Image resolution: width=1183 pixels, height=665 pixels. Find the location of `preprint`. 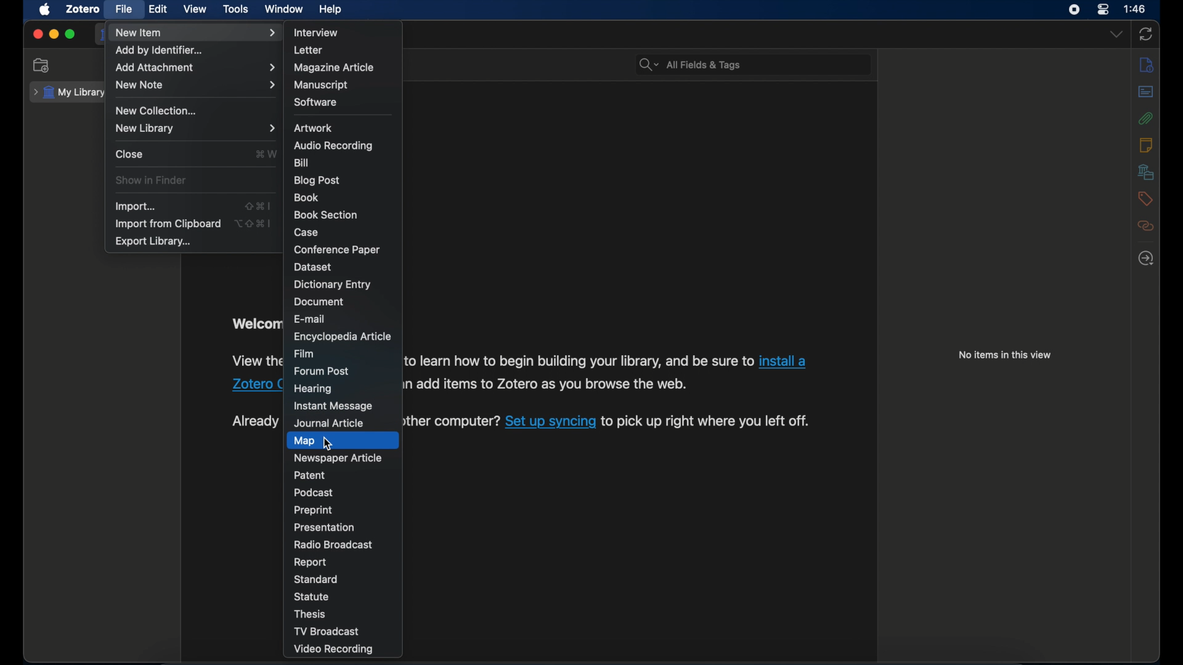

preprint is located at coordinates (313, 510).